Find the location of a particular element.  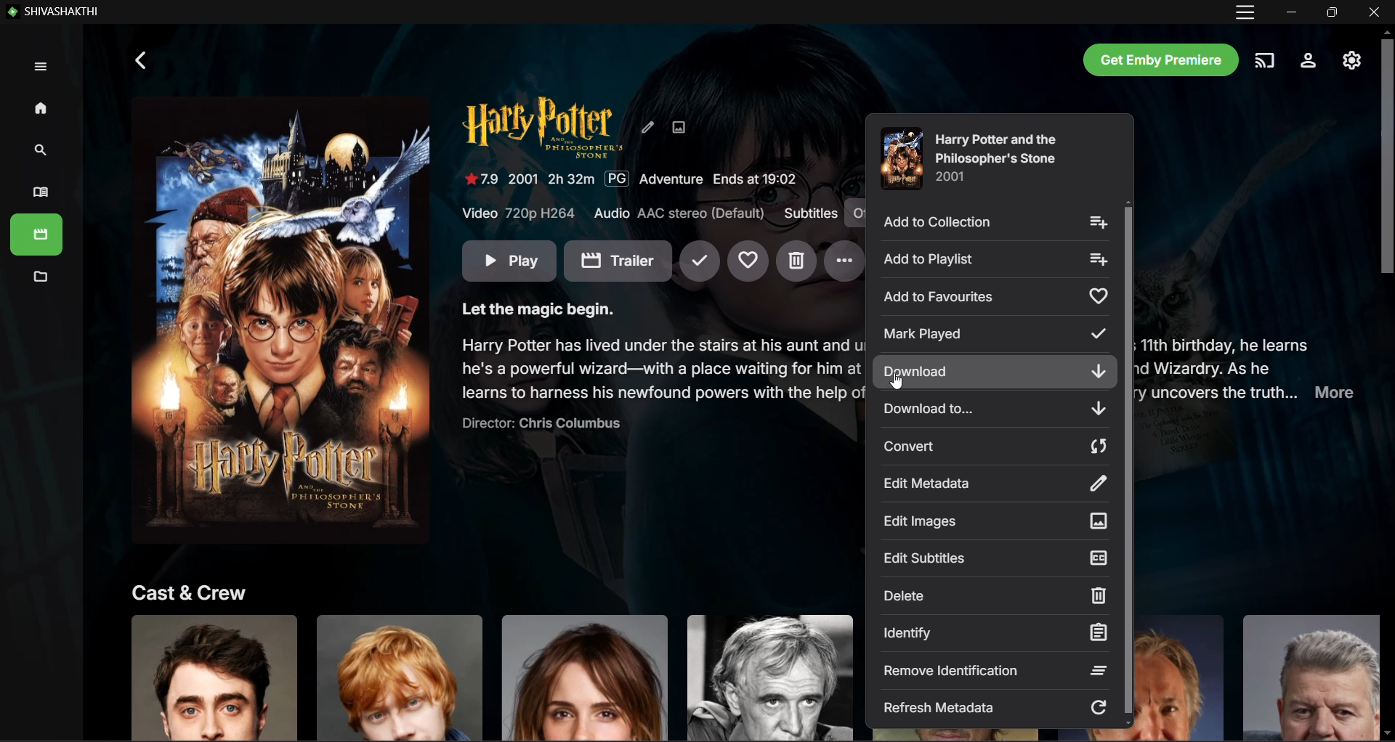

Movie Title is located at coordinates (543, 127).